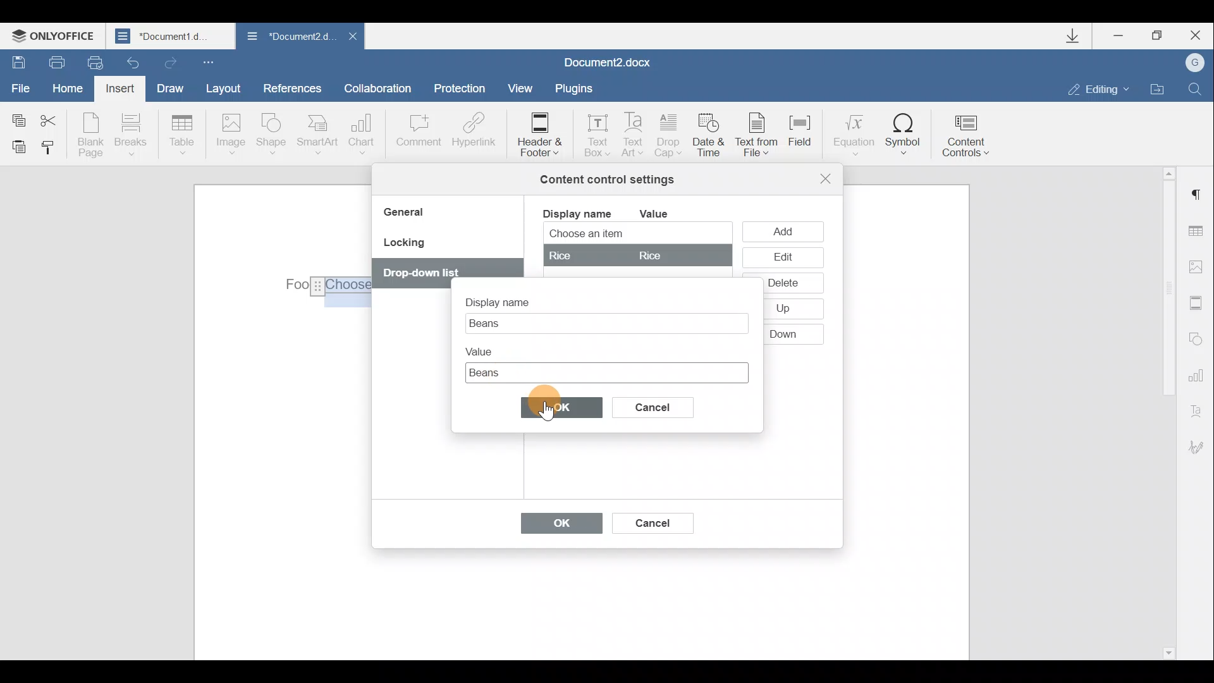 The height and width of the screenshot is (683, 1214). Describe the element at coordinates (651, 520) in the screenshot. I see `Cancel` at that location.